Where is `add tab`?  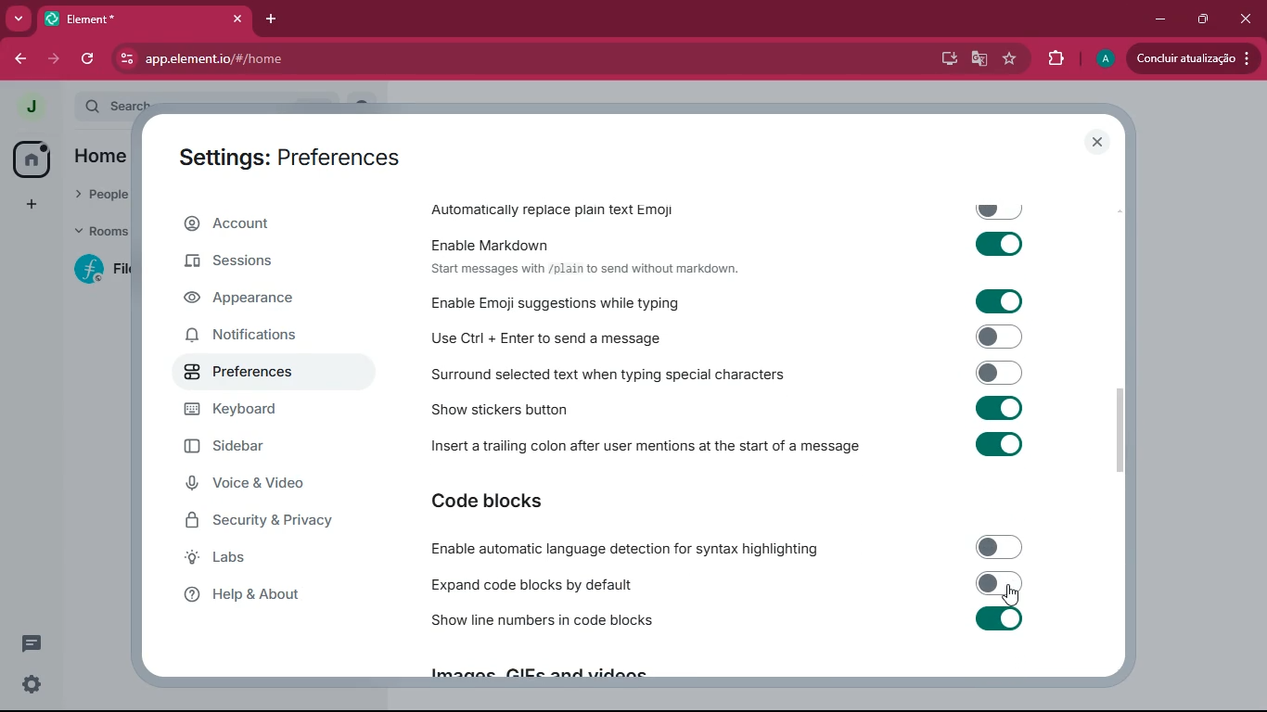 add tab is located at coordinates (267, 22).